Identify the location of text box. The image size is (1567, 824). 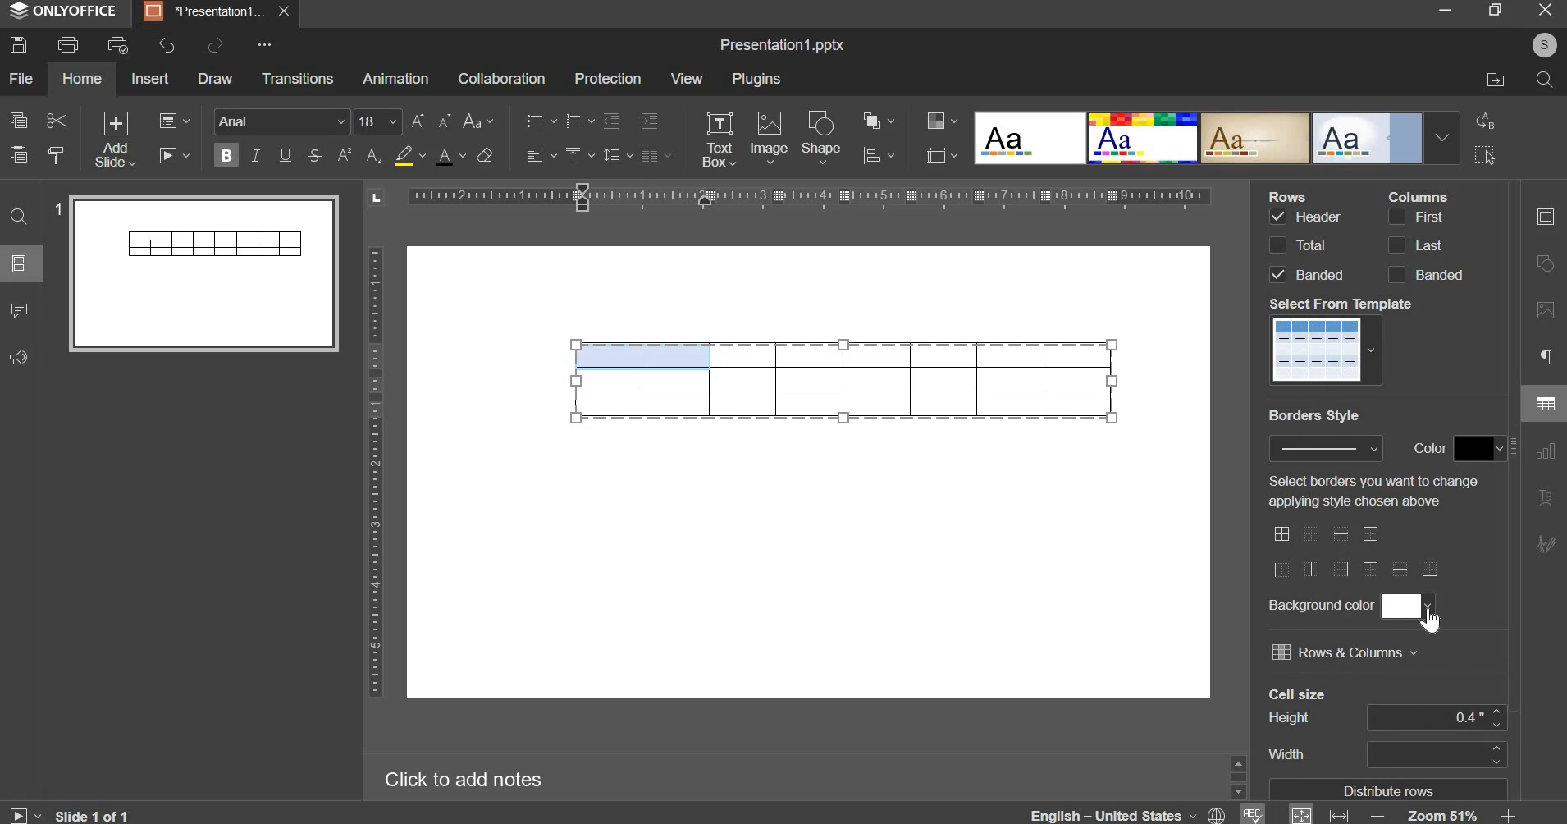
(719, 140).